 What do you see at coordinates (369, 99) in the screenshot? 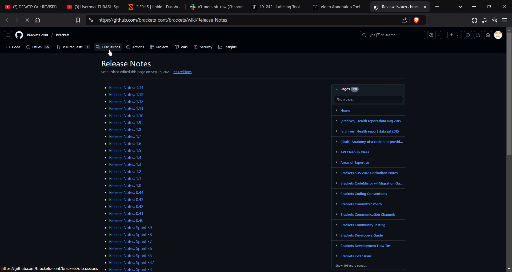
I see `find a page` at bounding box center [369, 99].